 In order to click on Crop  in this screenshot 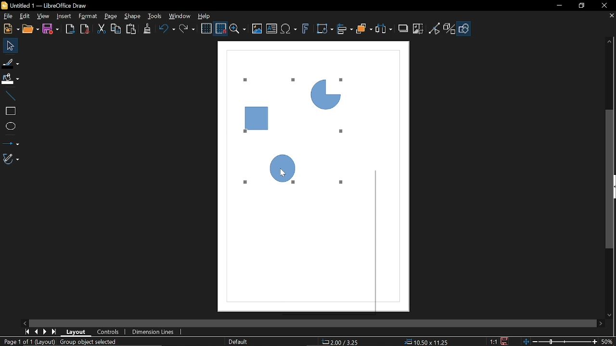, I will do `click(418, 29)`.